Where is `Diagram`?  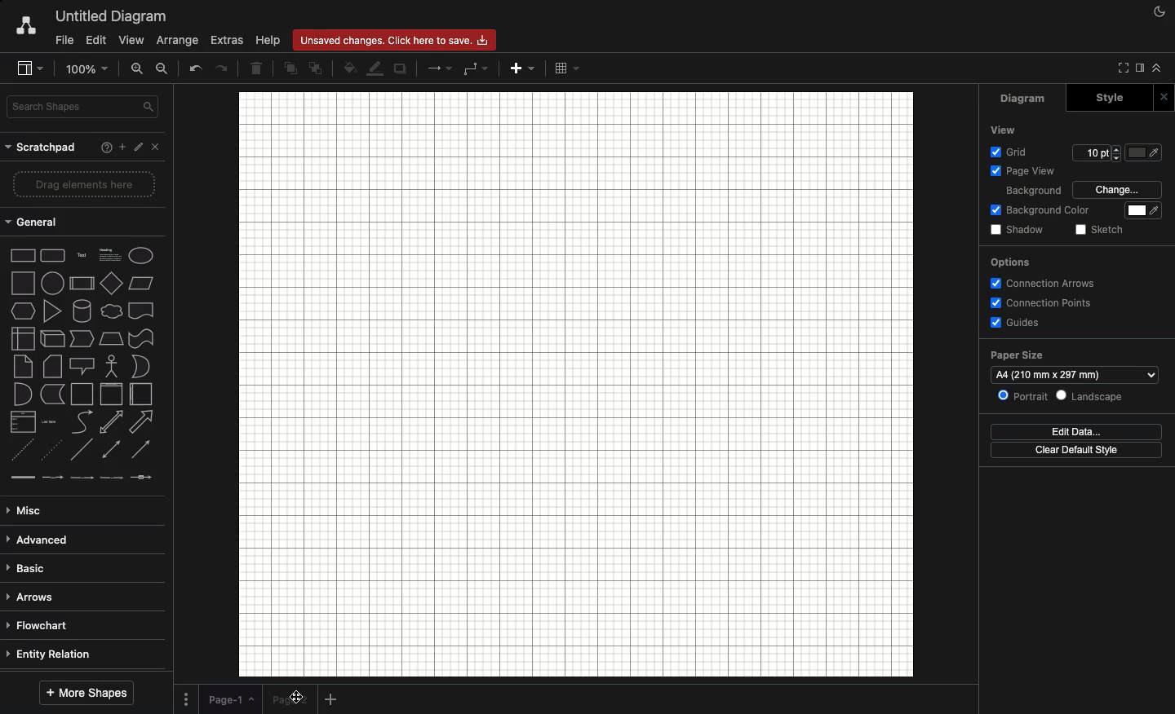 Diagram is located at coordinates (1024, 100).